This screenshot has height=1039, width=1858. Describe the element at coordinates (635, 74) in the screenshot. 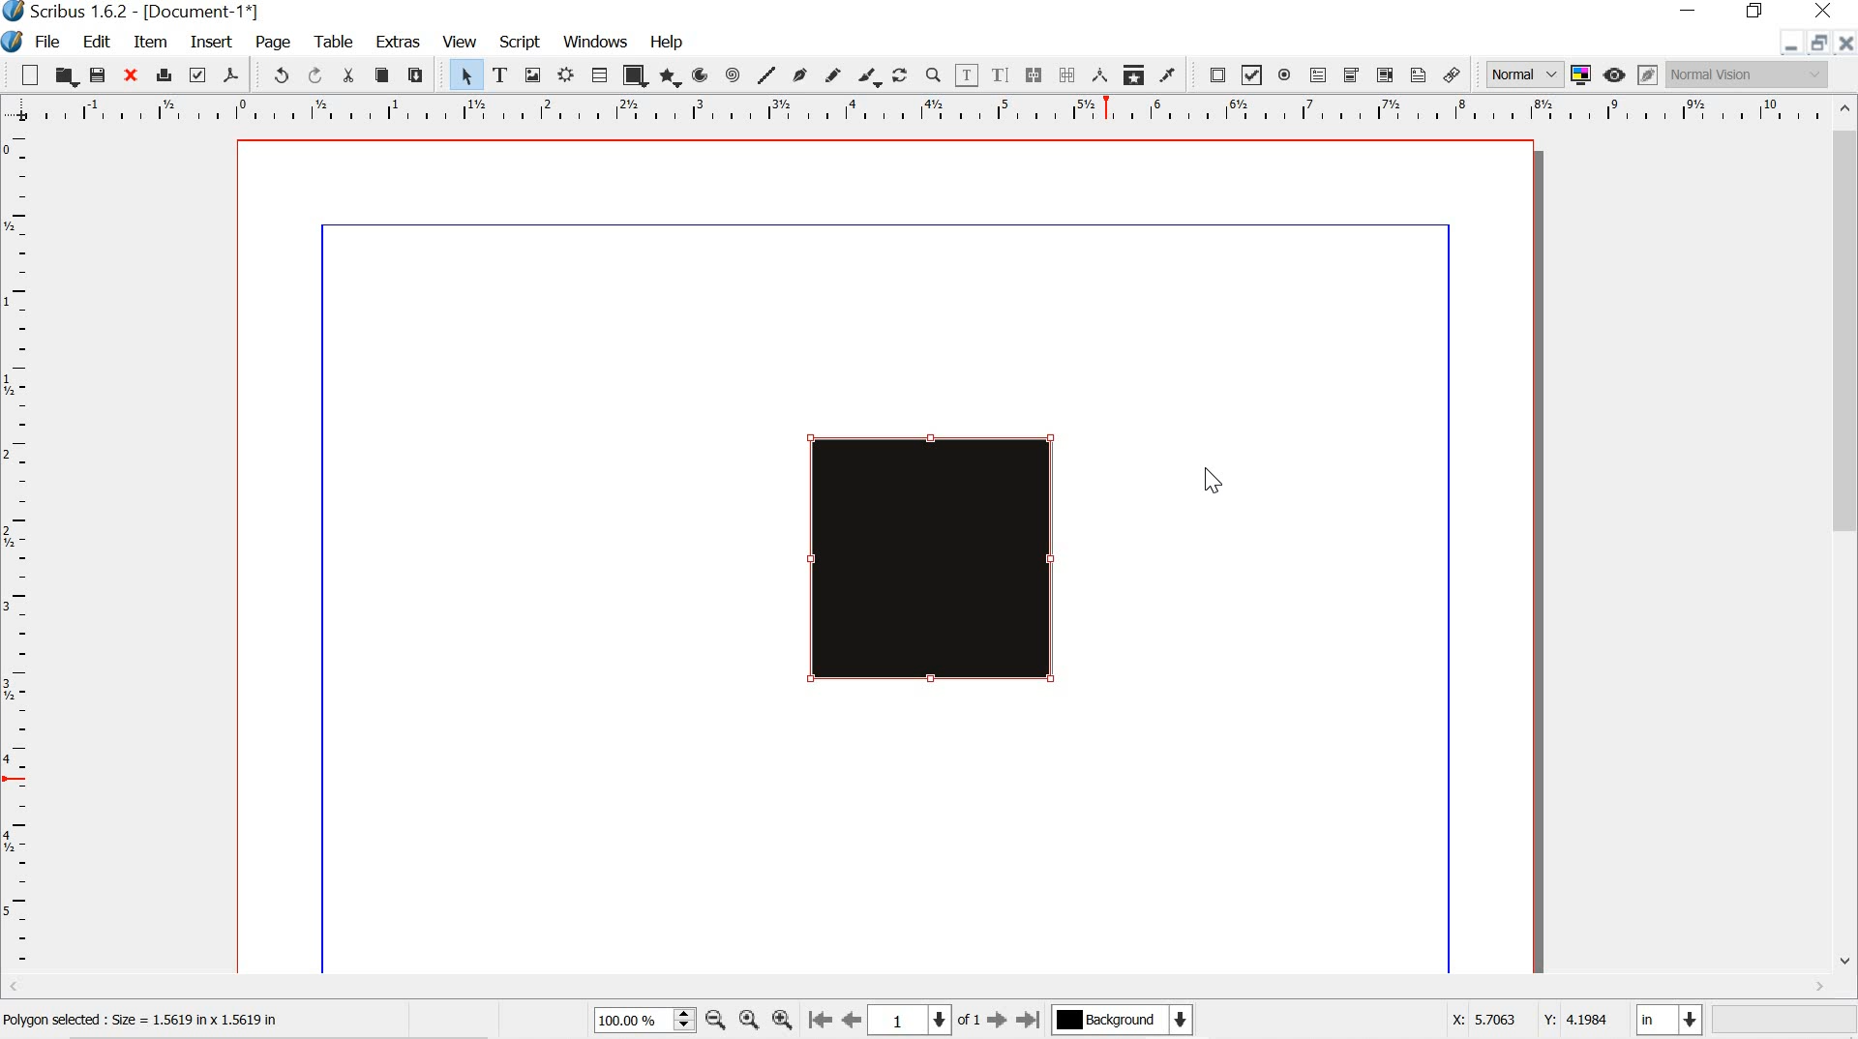

I see `shape` at that location.